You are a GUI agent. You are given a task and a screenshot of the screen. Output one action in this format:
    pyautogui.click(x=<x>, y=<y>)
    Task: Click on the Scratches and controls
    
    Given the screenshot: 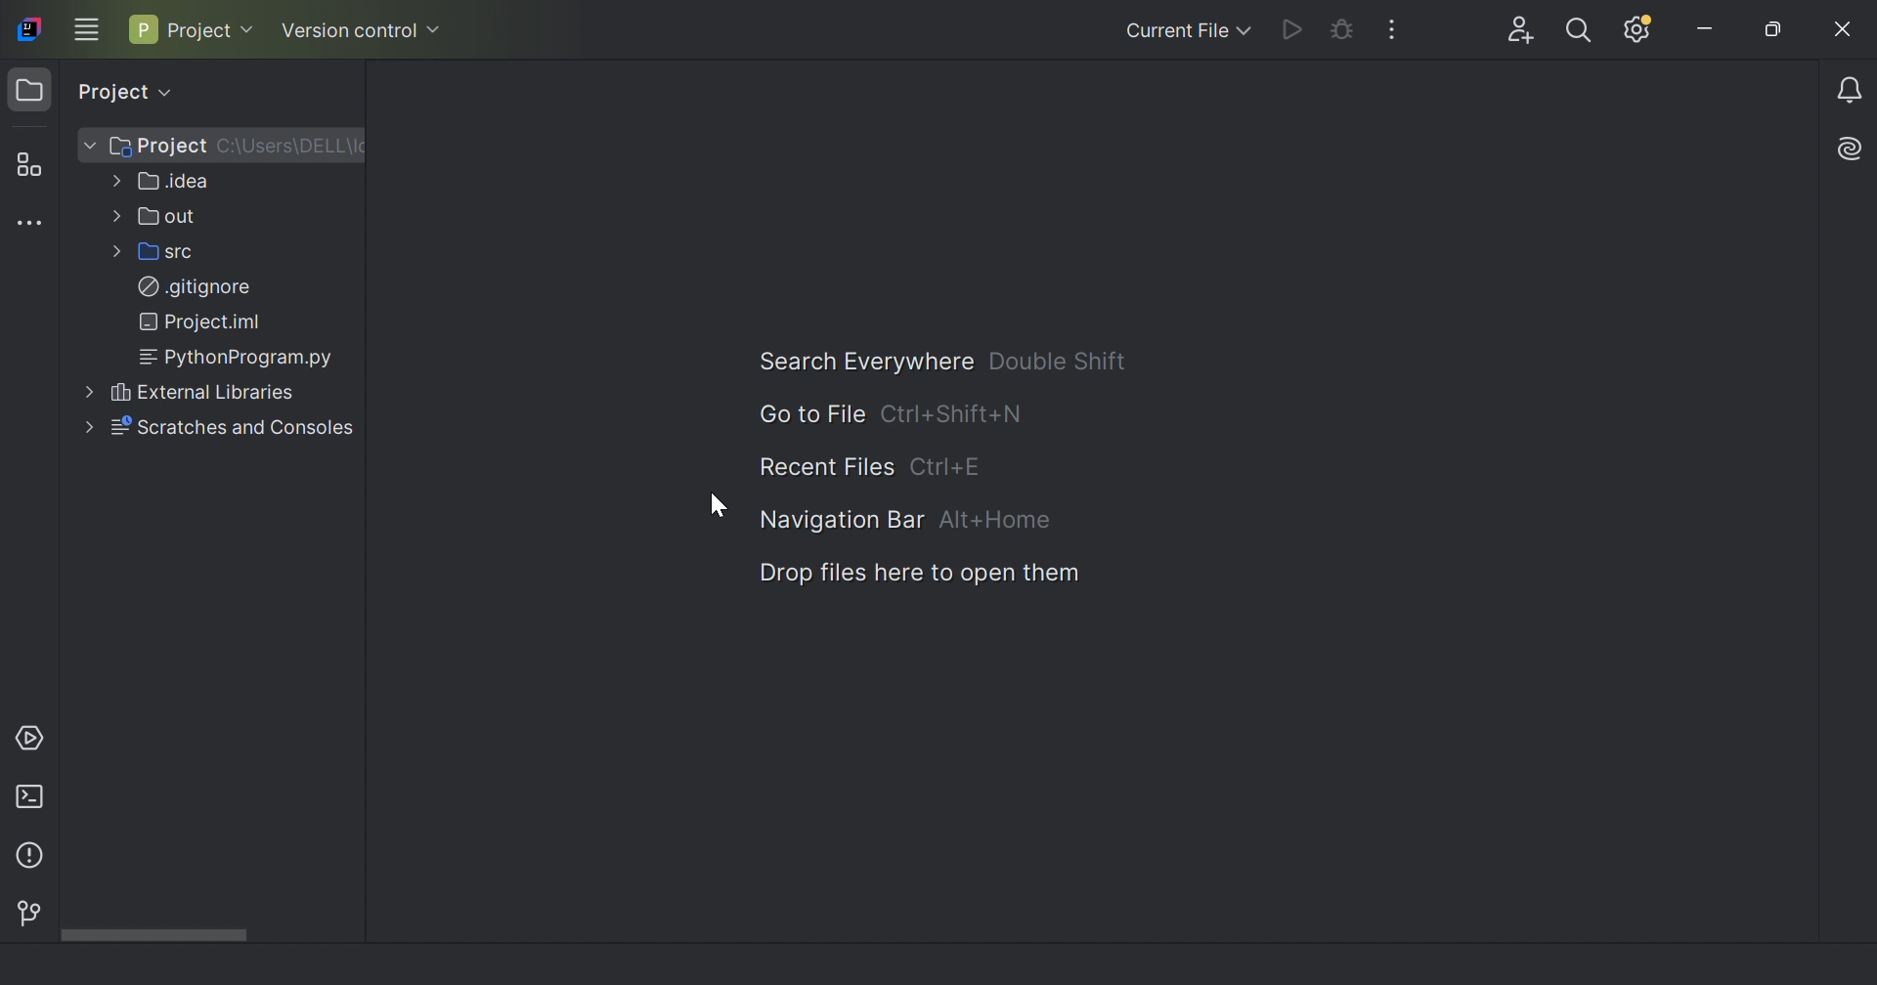 What is the action you would take?
    pyautogui.click(x=218, y=427)
    